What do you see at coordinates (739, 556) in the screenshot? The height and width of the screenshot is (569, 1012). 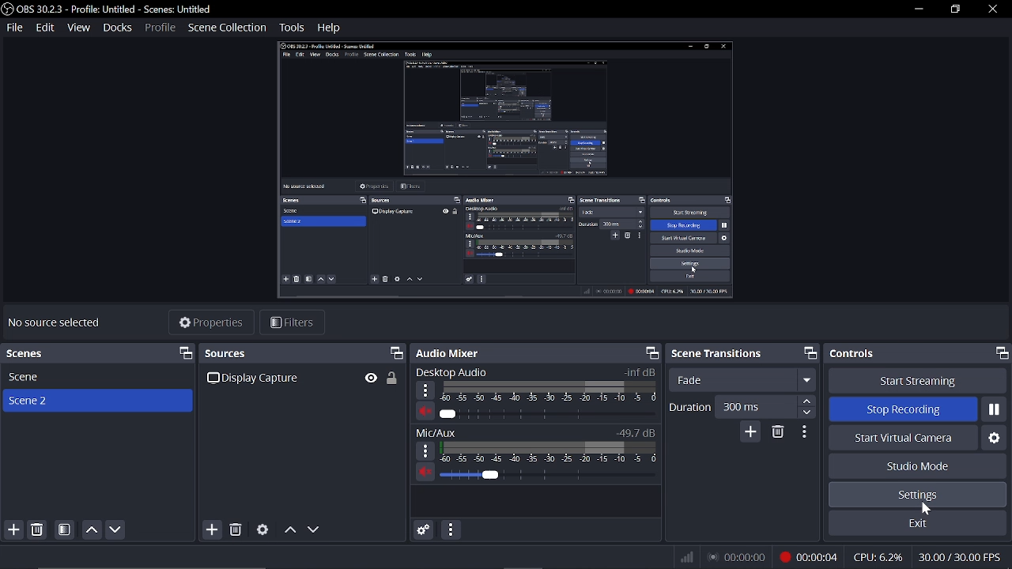 I see `00:00:00` at bounding box center [739, 556].